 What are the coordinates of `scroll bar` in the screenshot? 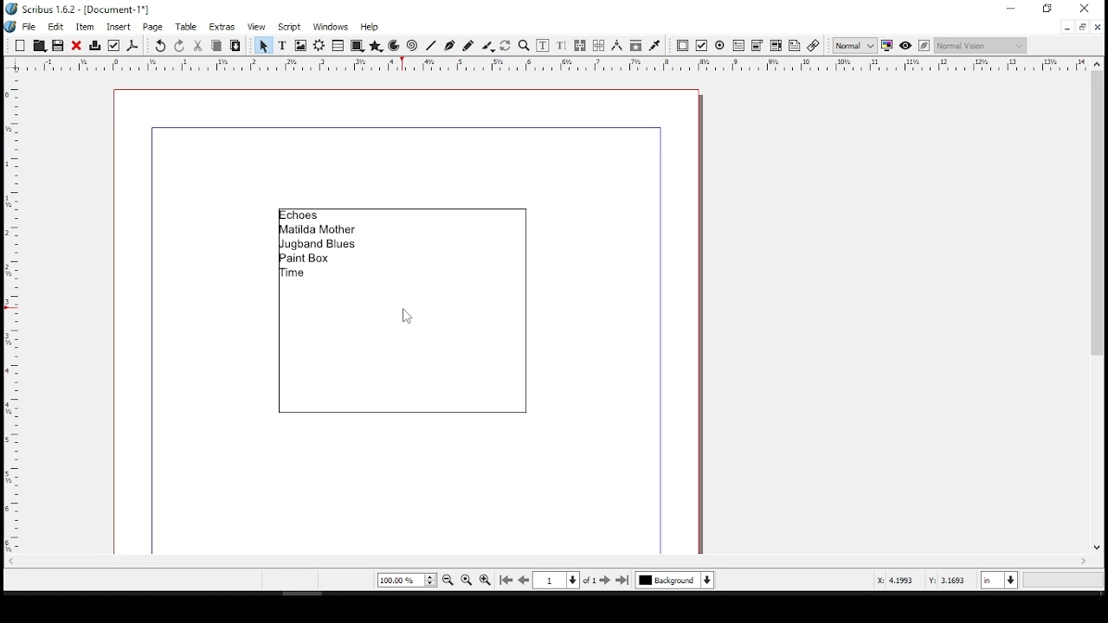 It's located at (543, 562).